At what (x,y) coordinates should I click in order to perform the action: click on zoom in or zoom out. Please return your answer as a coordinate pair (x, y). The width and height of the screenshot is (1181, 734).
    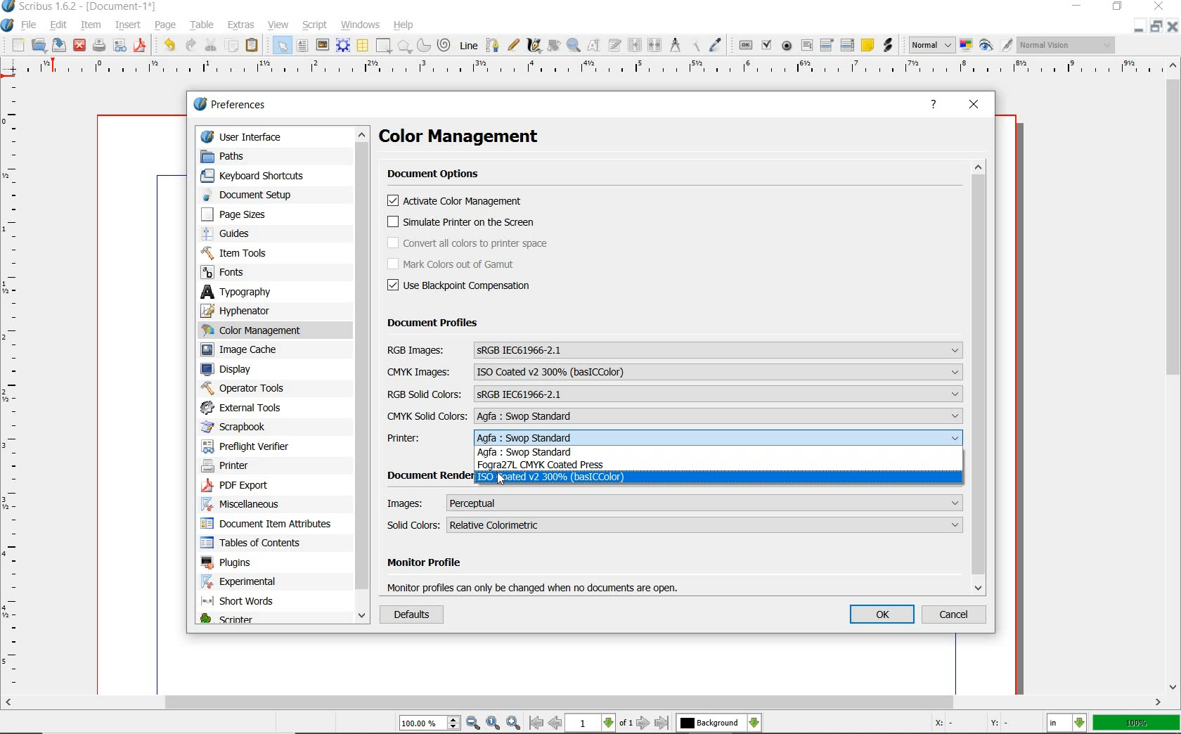
    Looking at the image, I should click on (573, 46).